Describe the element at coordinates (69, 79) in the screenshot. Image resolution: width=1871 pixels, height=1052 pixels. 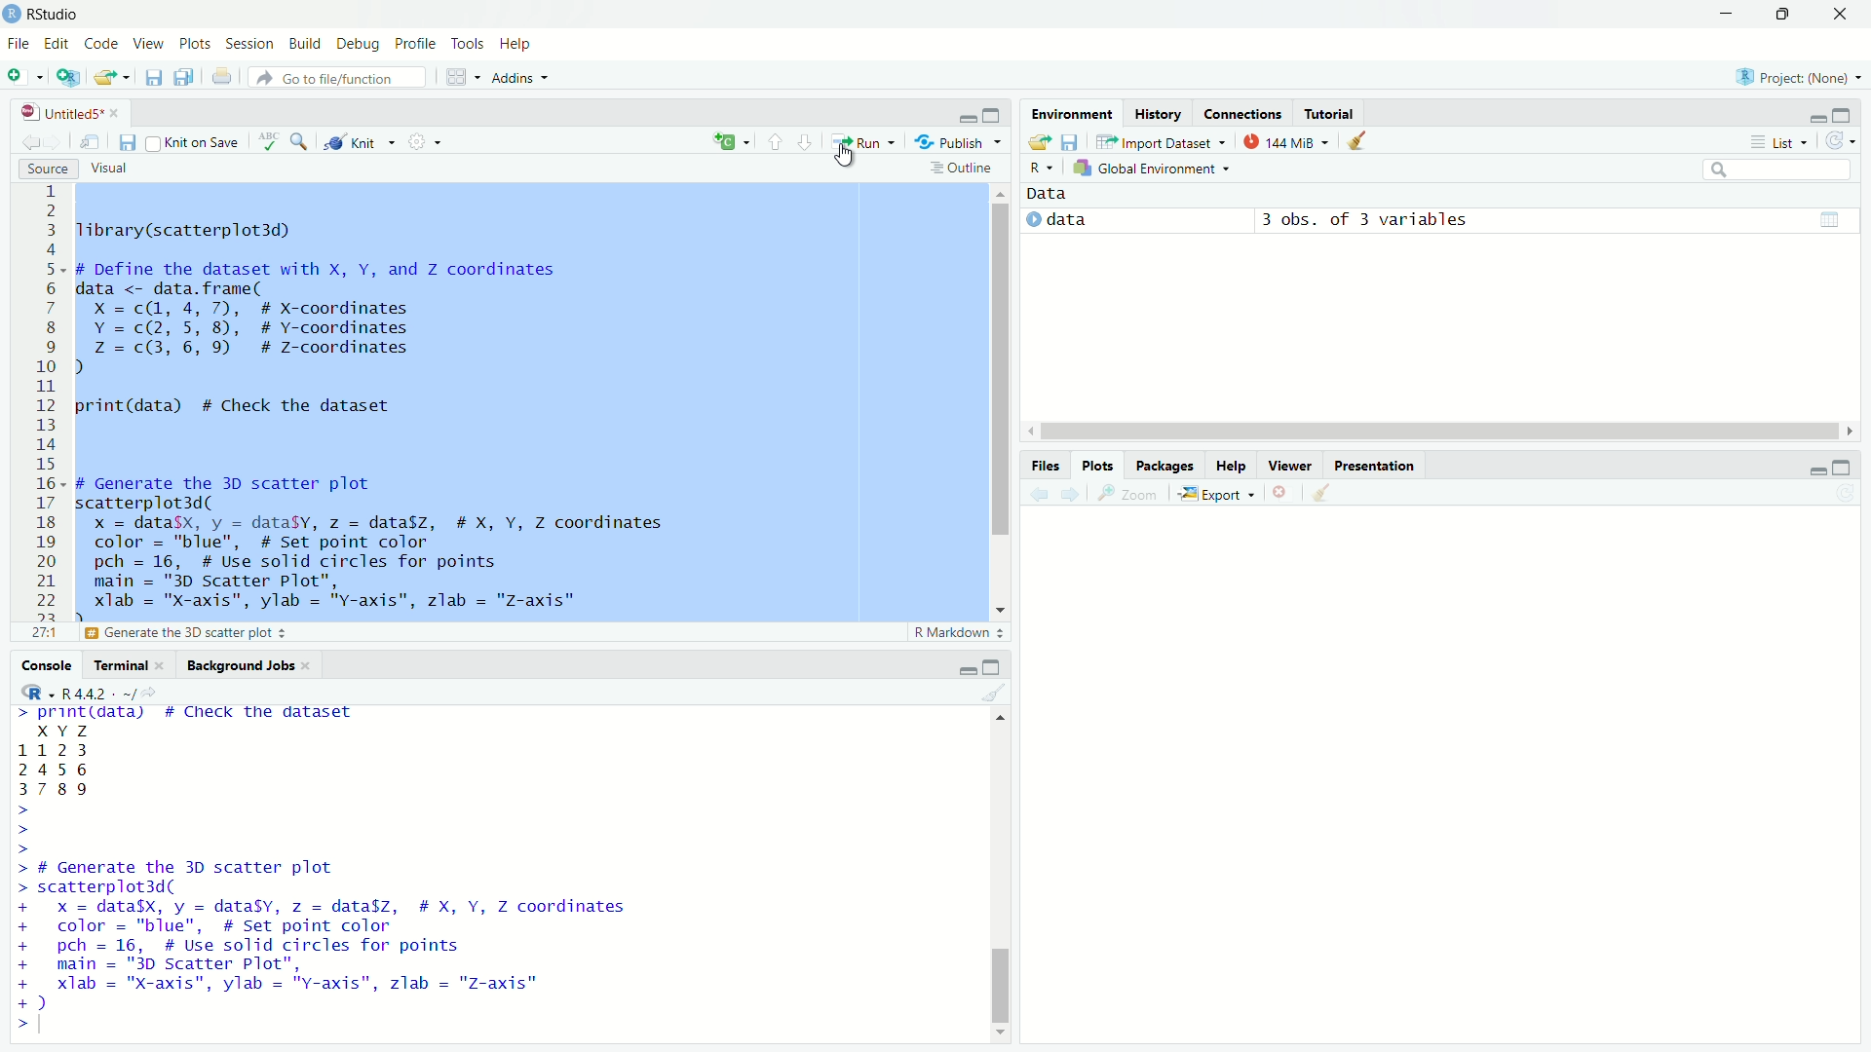
I see `create a project` at that location.